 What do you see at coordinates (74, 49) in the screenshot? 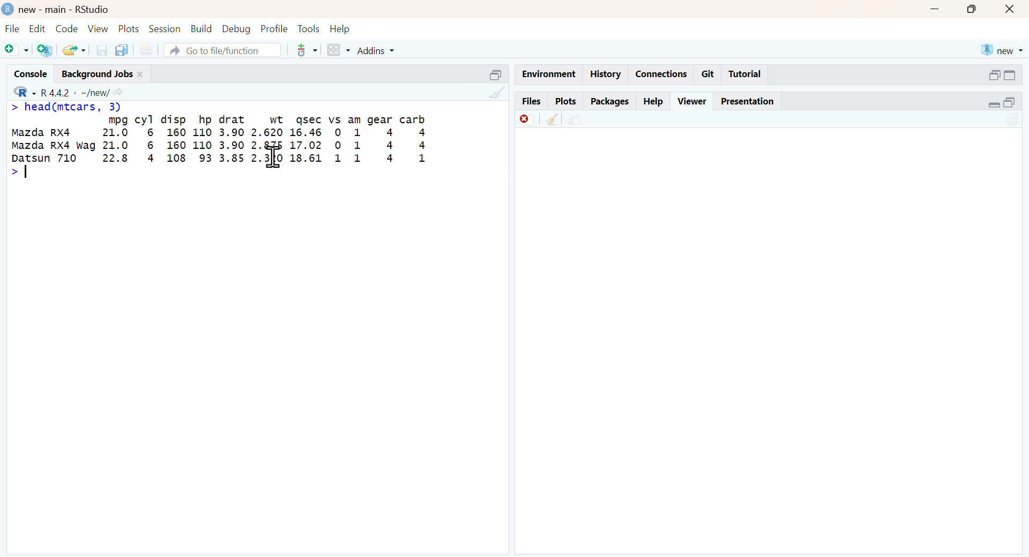
I see `Open file` at bounding box center [74, 49].